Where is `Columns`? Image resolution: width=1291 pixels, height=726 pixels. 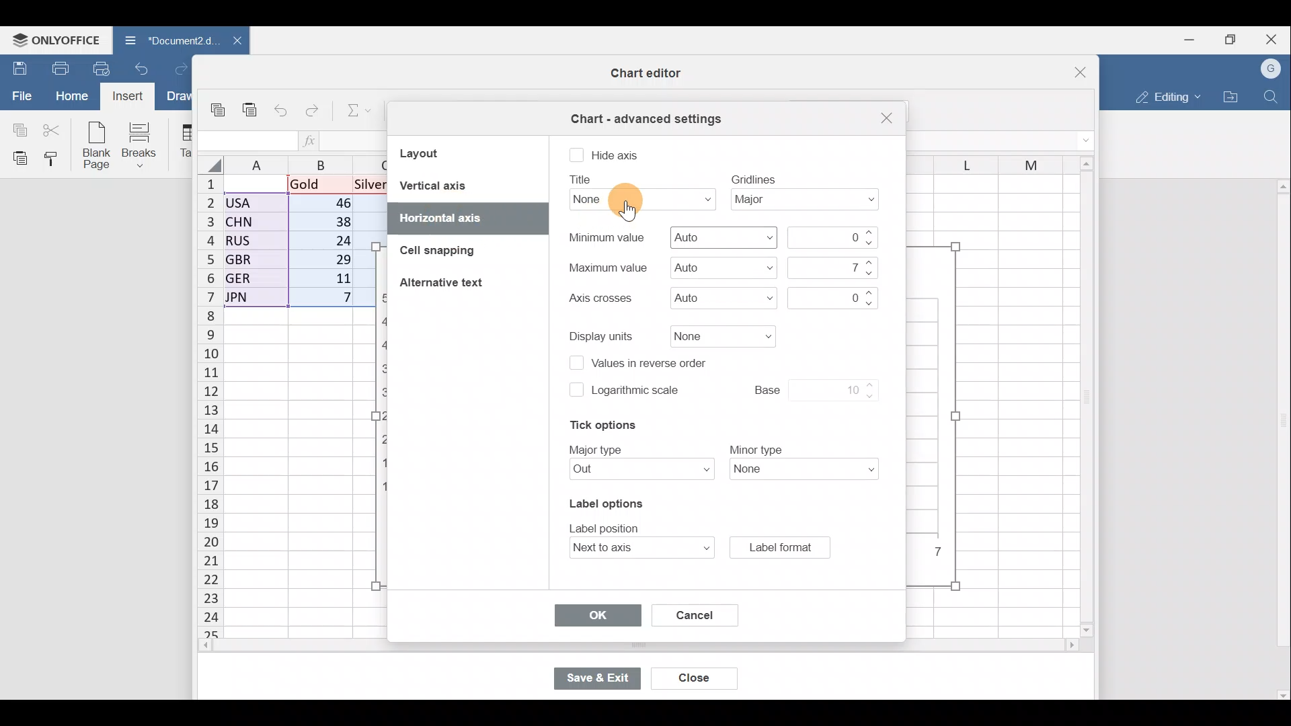 Columns is located at coordinates (984, 160).